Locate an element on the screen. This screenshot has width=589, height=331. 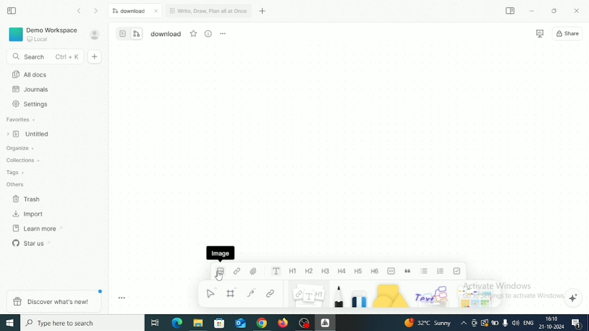
Curve is located at coordinates (254, 293).